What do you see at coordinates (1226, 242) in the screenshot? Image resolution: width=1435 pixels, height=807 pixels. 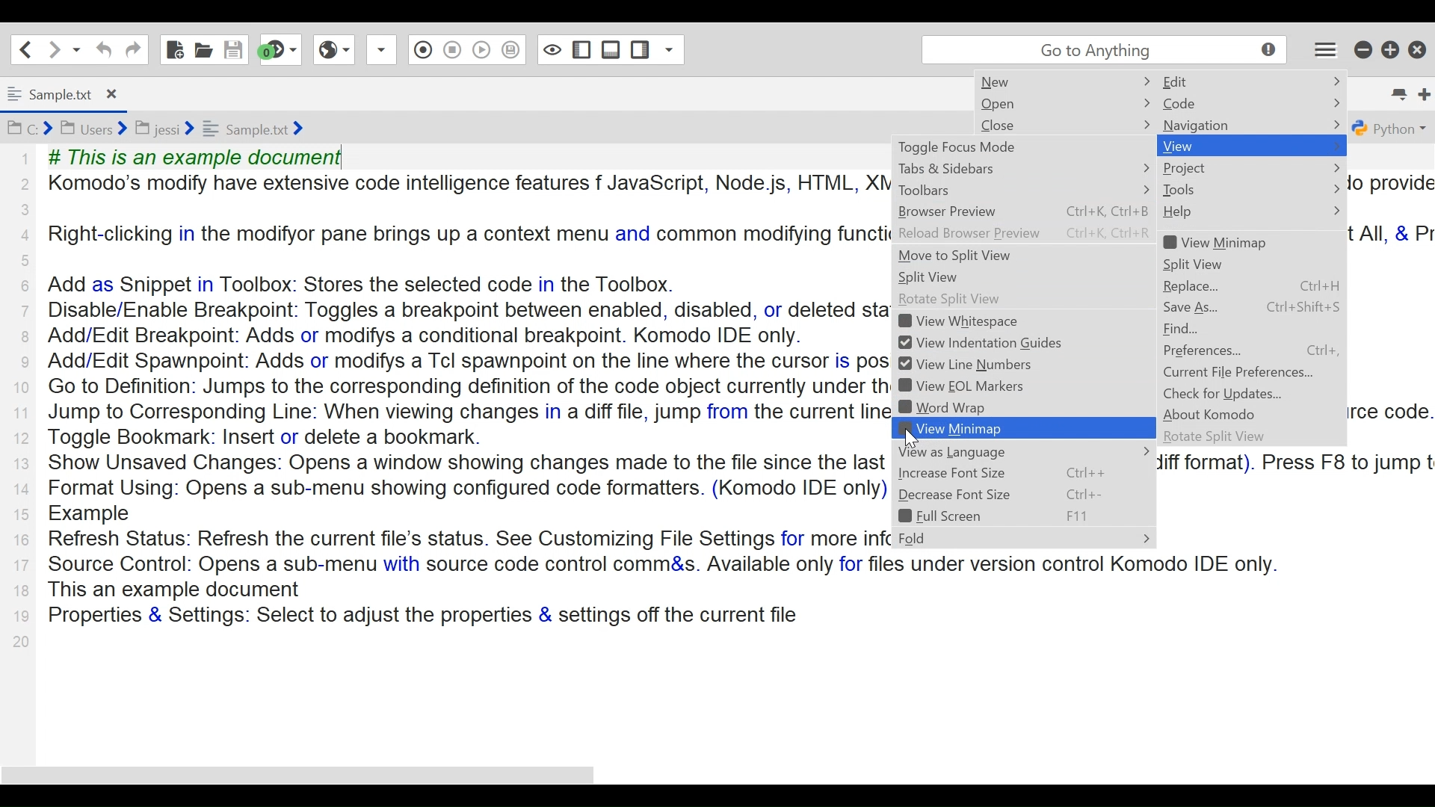 I see `View Minimap` at bounding box center [1226, 242].